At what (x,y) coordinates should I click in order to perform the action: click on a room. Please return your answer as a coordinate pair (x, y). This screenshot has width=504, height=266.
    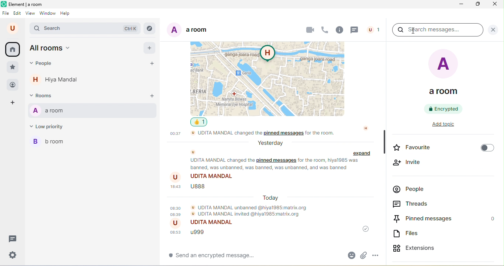
    Looking at the image, I should click on (187, 31).